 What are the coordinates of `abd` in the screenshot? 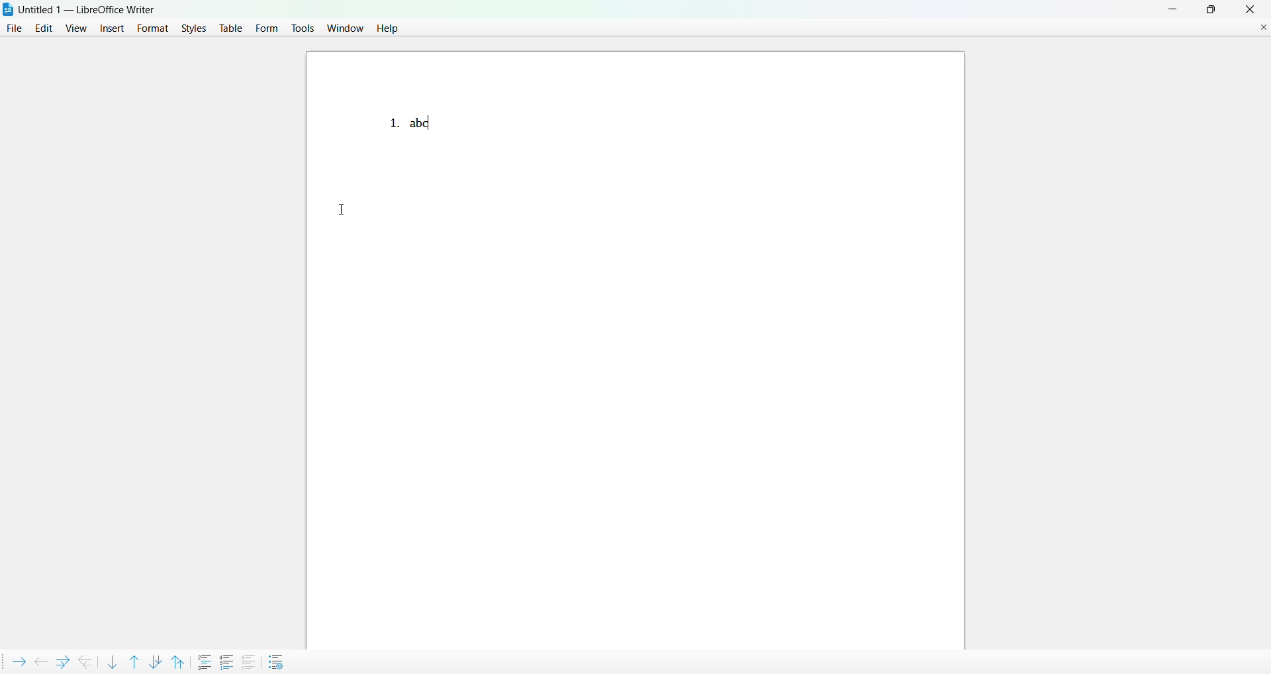 It's located at (424, 122).